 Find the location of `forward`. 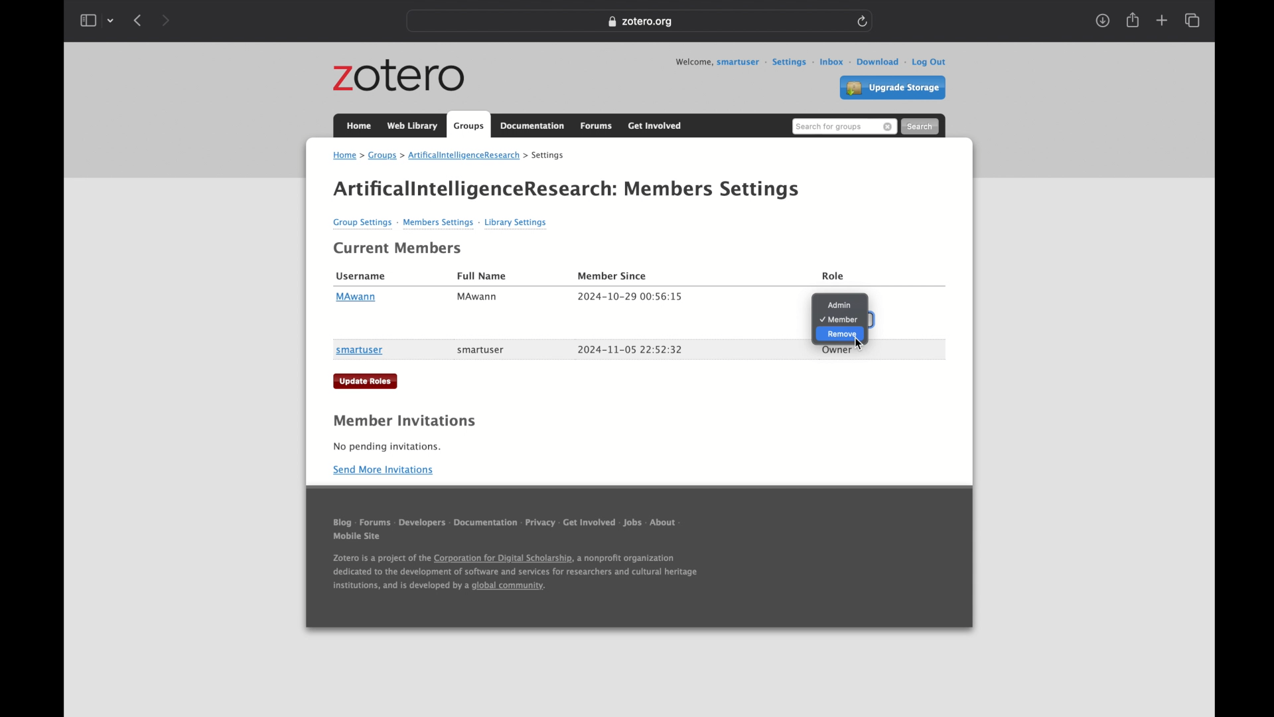

forward is located at coordinates (165, 21).